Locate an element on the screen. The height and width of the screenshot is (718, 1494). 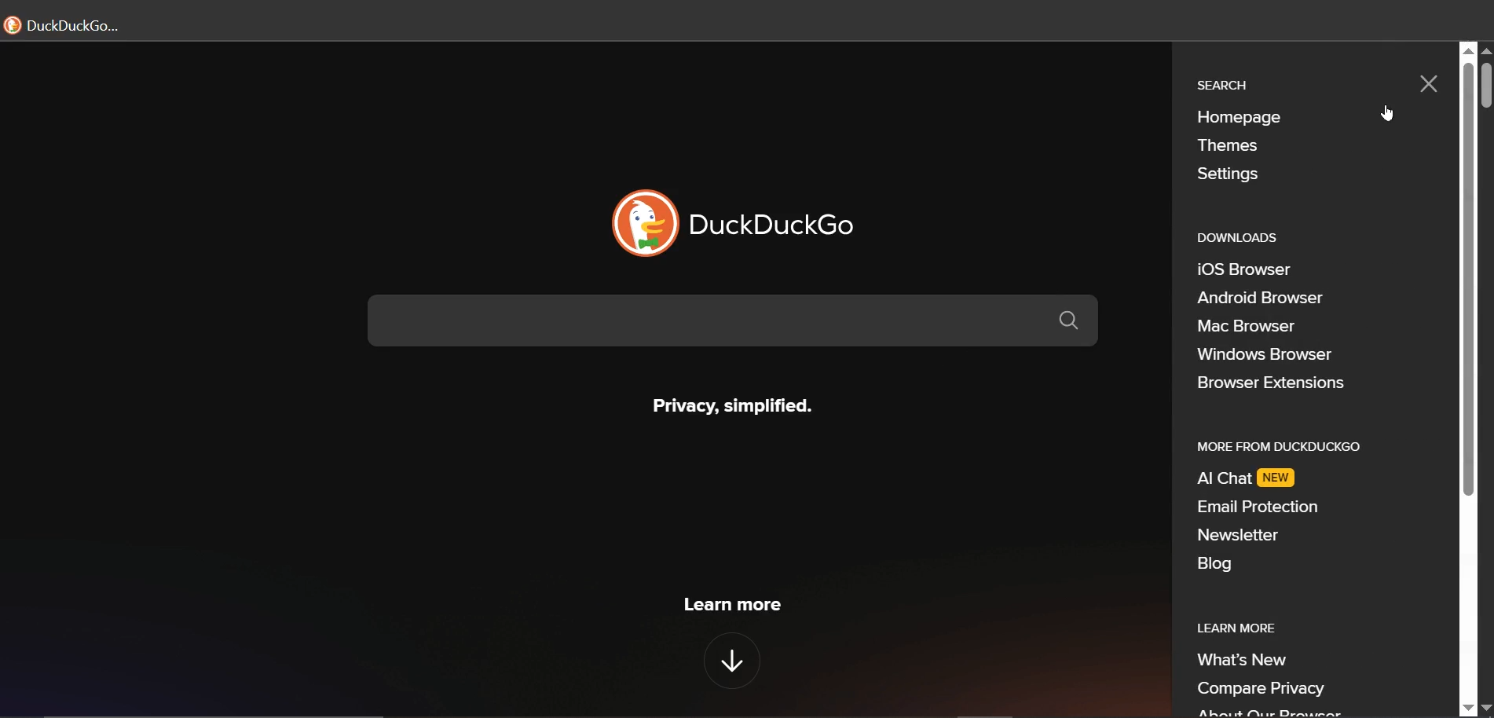
scroll is located at coordinates (1485, 87).